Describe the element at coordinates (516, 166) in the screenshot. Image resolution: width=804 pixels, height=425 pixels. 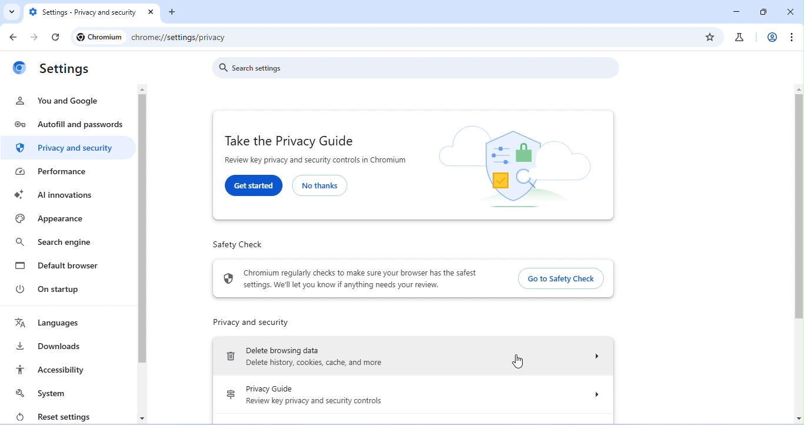
I see `privacy guide icon` at that location.